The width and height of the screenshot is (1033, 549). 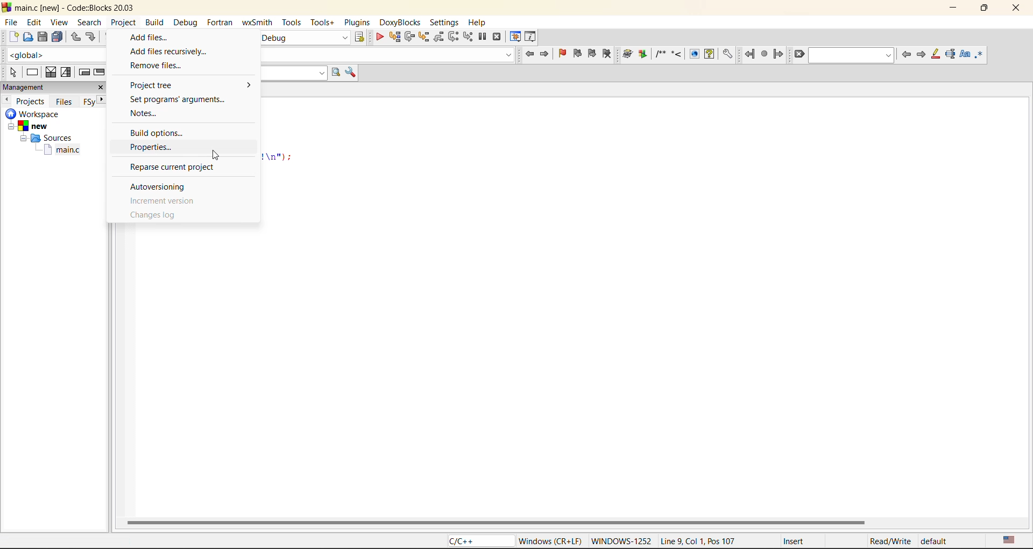 What do you see at coordinates (103, 99) in the screenshot?
I see `next` at bounding box center [103, 99].